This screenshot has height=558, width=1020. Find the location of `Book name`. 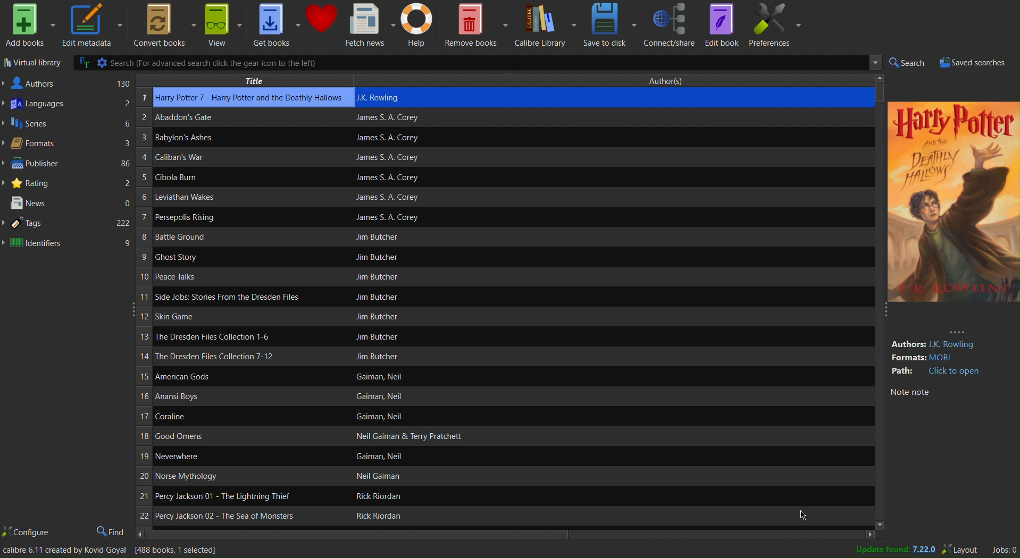

Book name is located at coordinates (229, 514).